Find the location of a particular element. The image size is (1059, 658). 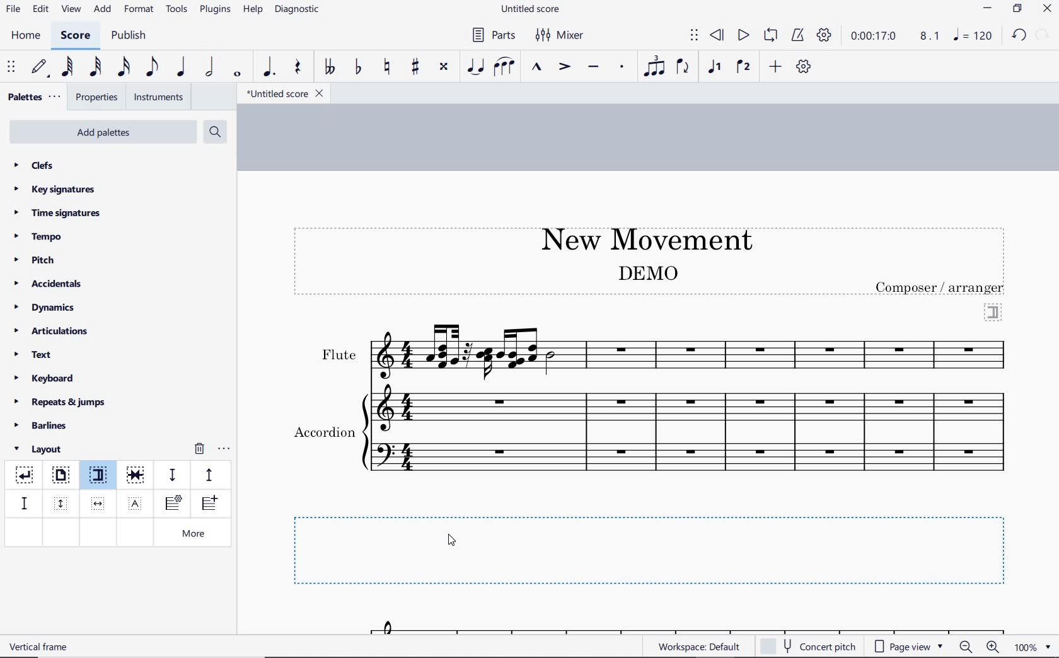

more is located at coordinates (196, 534).